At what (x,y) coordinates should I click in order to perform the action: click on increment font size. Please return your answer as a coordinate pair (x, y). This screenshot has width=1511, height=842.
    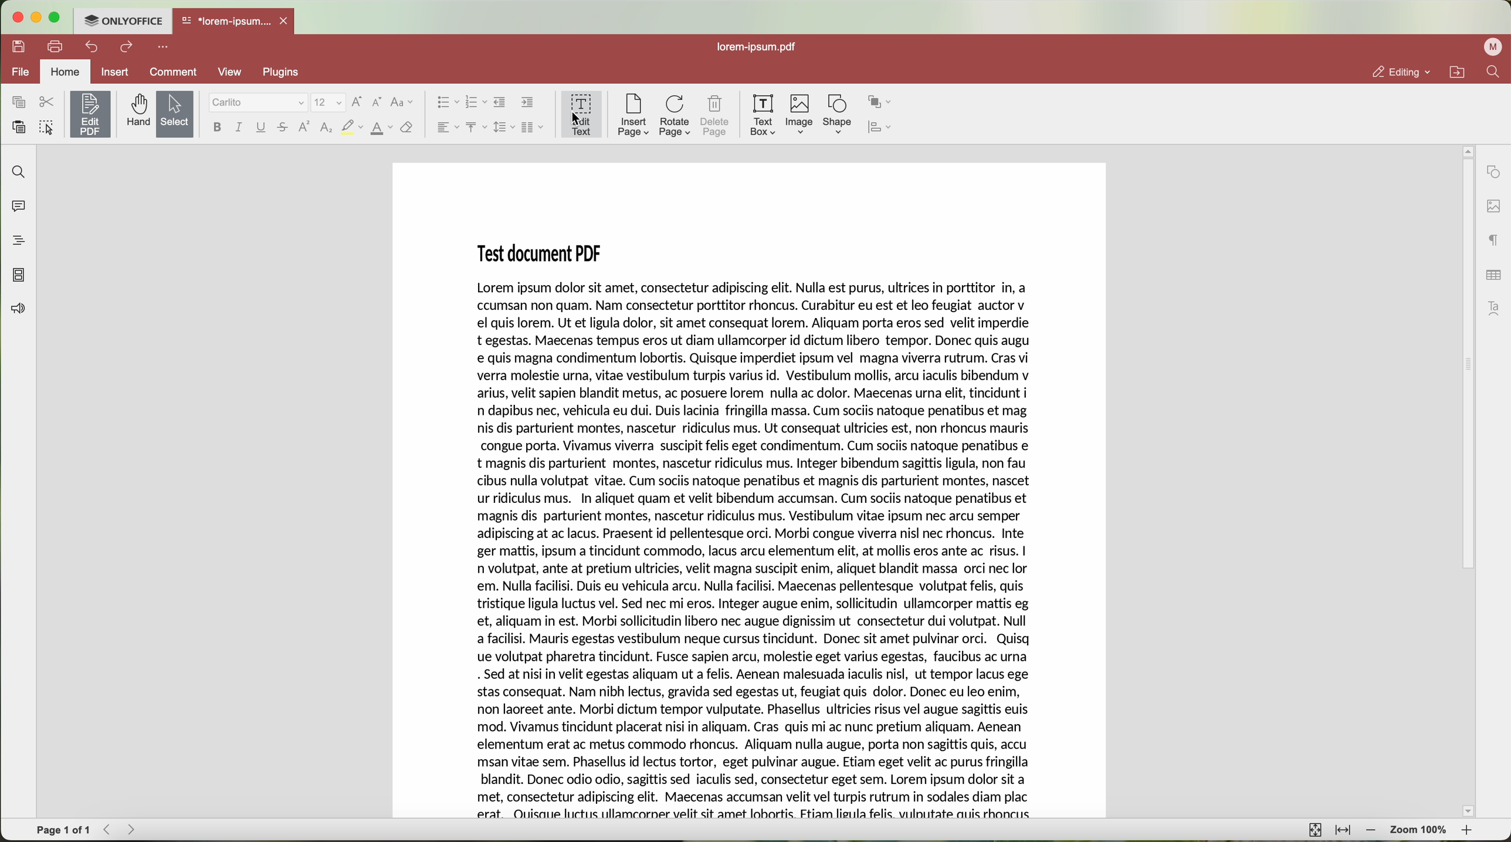
    Looking at the image, I should click on (358, 102).